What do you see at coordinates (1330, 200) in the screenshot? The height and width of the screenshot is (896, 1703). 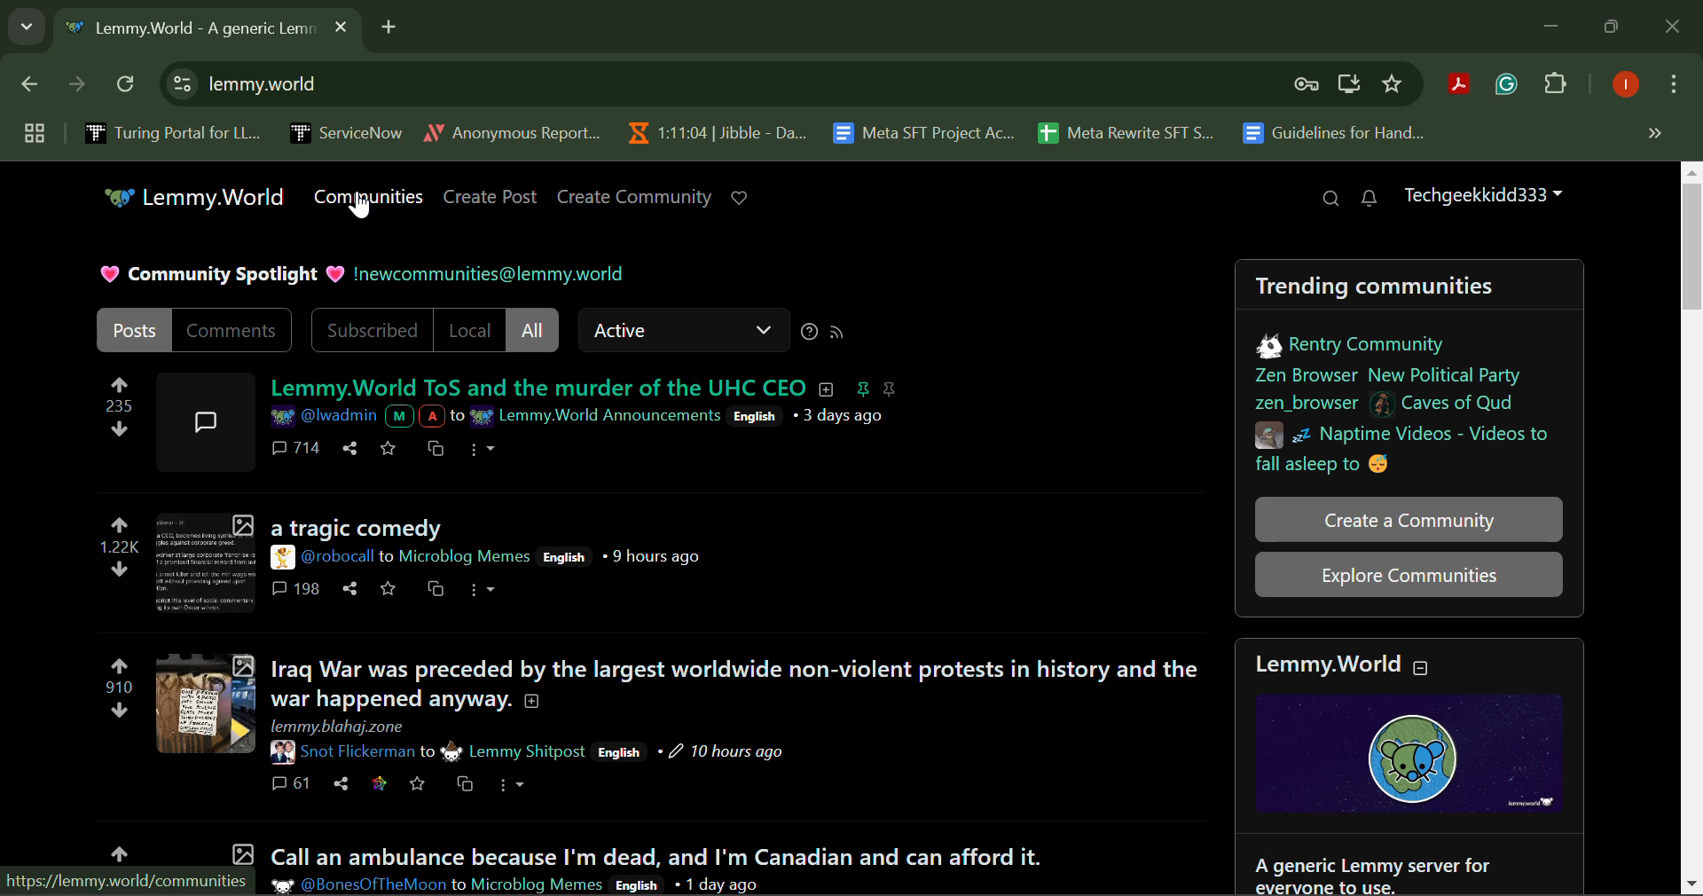 I see `Search` at bounding box center [1330, 200].